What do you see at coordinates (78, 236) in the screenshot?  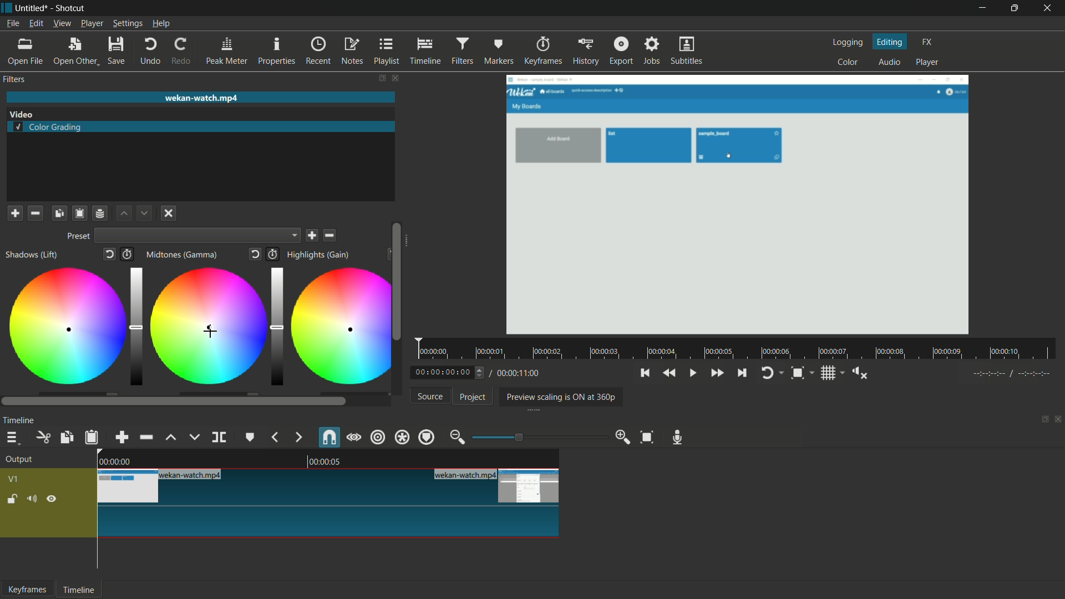 I see `preset` at bounding box center [78, 236].